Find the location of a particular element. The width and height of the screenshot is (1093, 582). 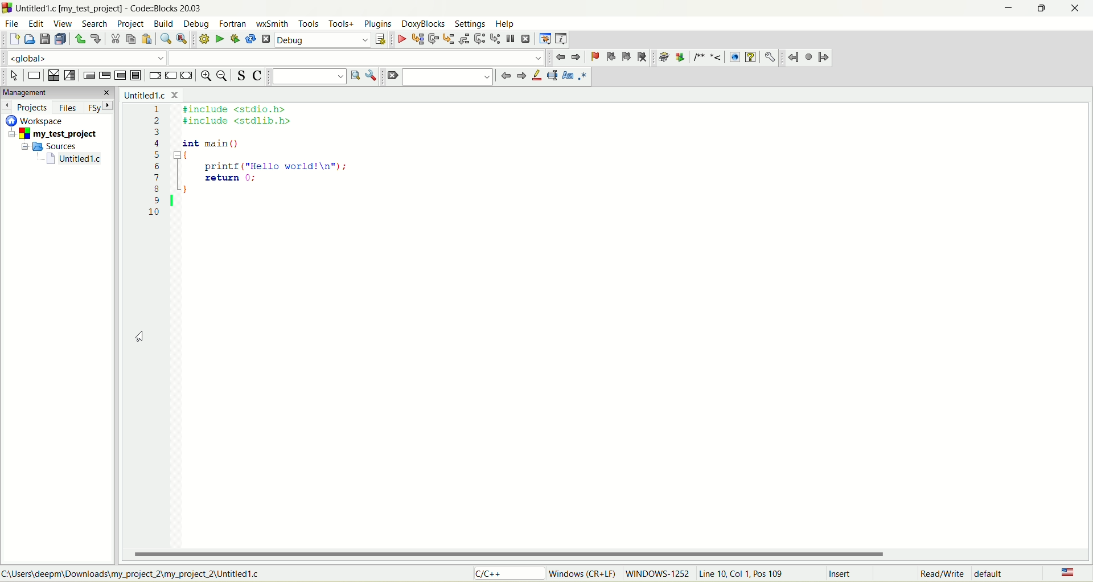

toggle bookmark is located at coordinates (594, 57).